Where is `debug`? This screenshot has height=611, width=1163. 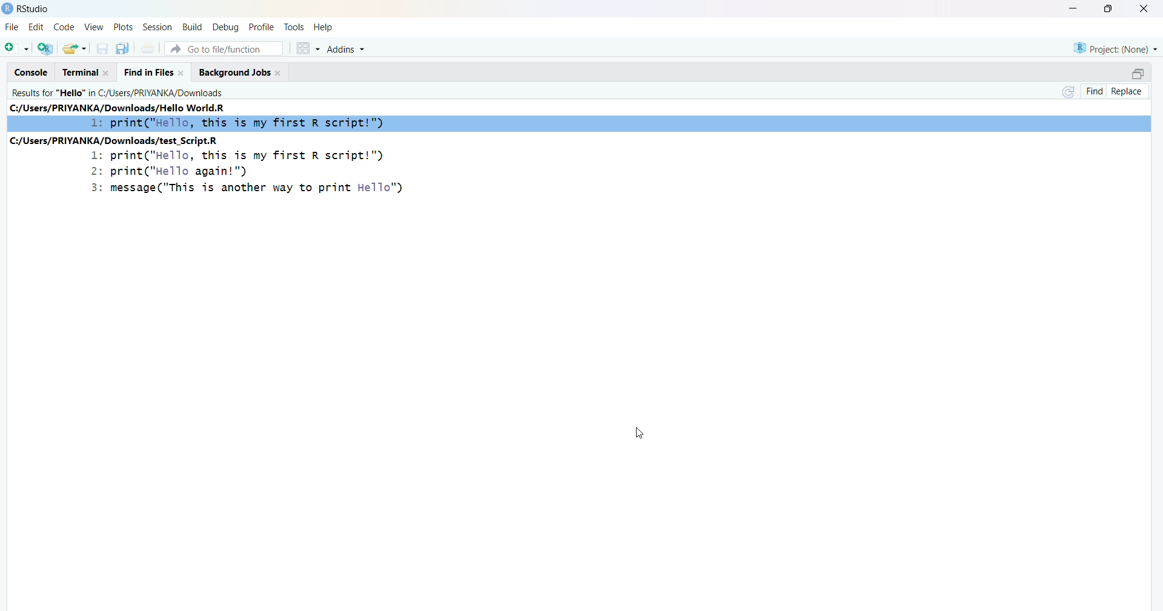
debug is located at coordinates (227, 27).